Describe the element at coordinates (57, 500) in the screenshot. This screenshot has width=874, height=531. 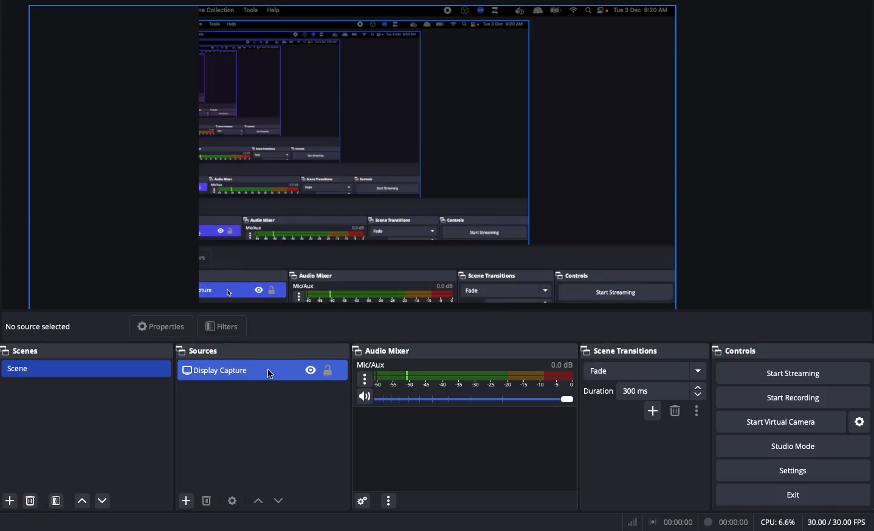
I see `Scene filter` at that location.